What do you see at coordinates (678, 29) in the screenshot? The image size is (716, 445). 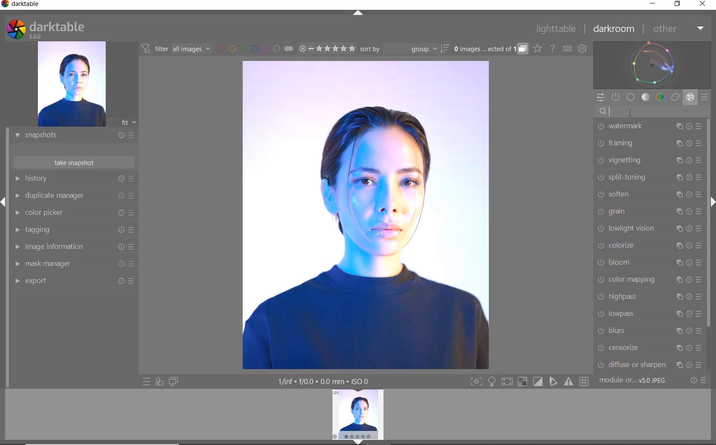 I see `OTHER` at bounding box center [678, 29].